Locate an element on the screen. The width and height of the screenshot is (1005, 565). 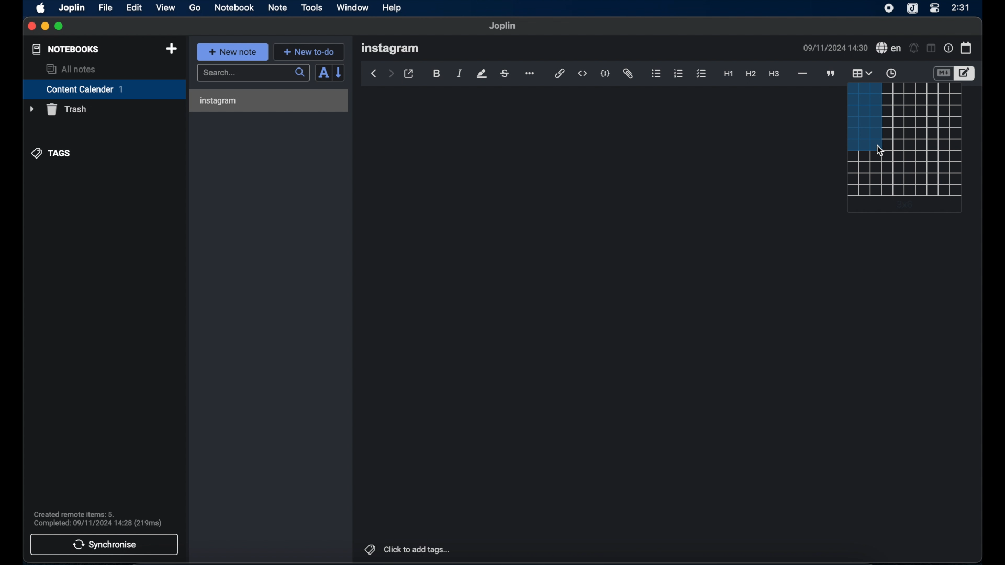
09/11/2024 14:30(date and time) is located at coordinates (835, 48).